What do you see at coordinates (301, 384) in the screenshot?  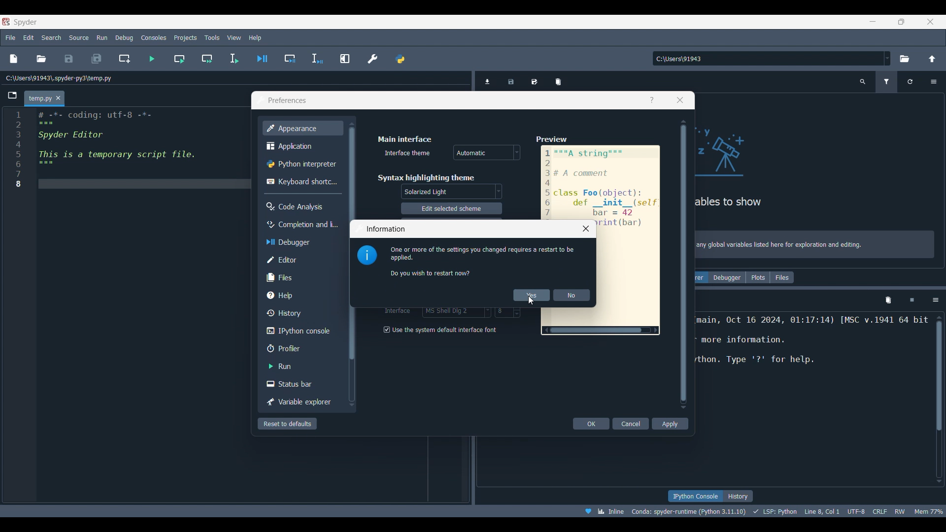 I see `Status bar` at bounding box center [301, 384].